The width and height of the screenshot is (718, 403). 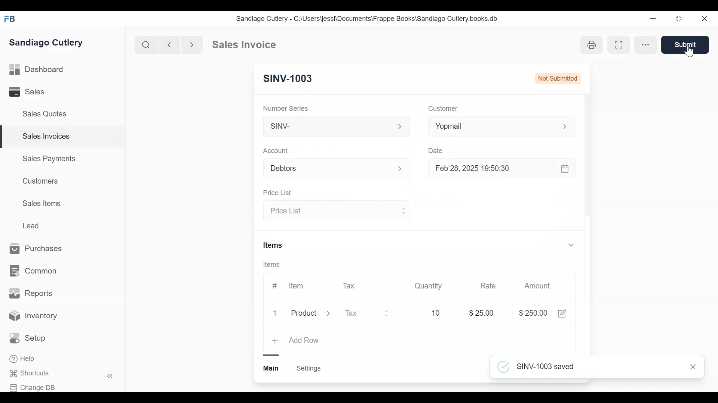 I want to click on forward, so click(x=192, y=44).